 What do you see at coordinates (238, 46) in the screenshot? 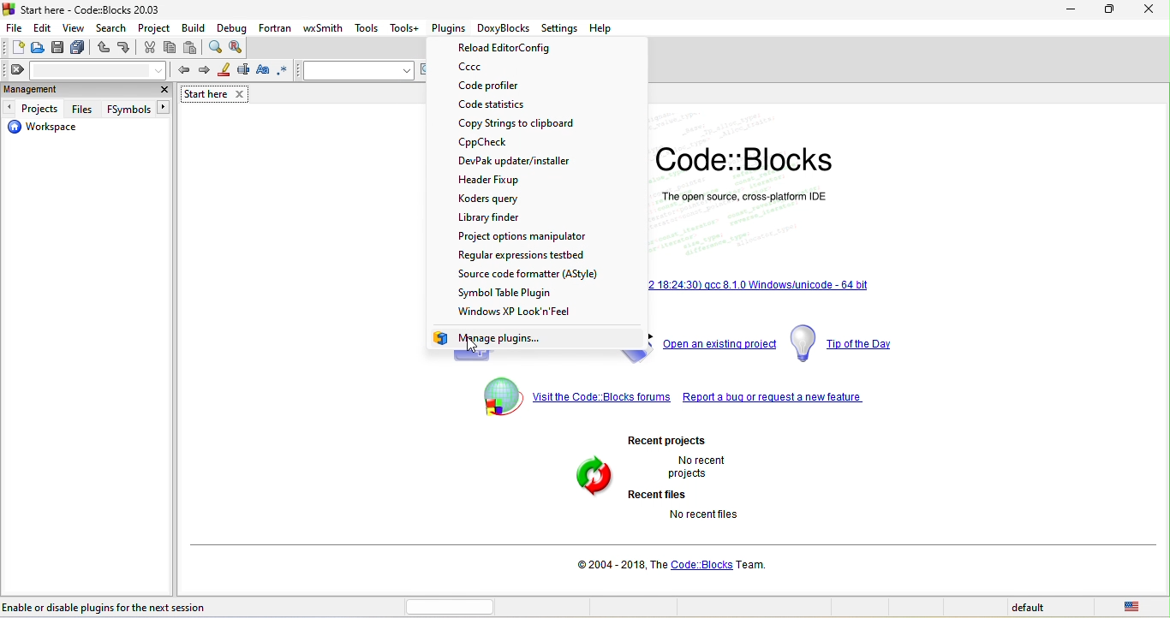
I see `replace` at bounding box center [238, 46].